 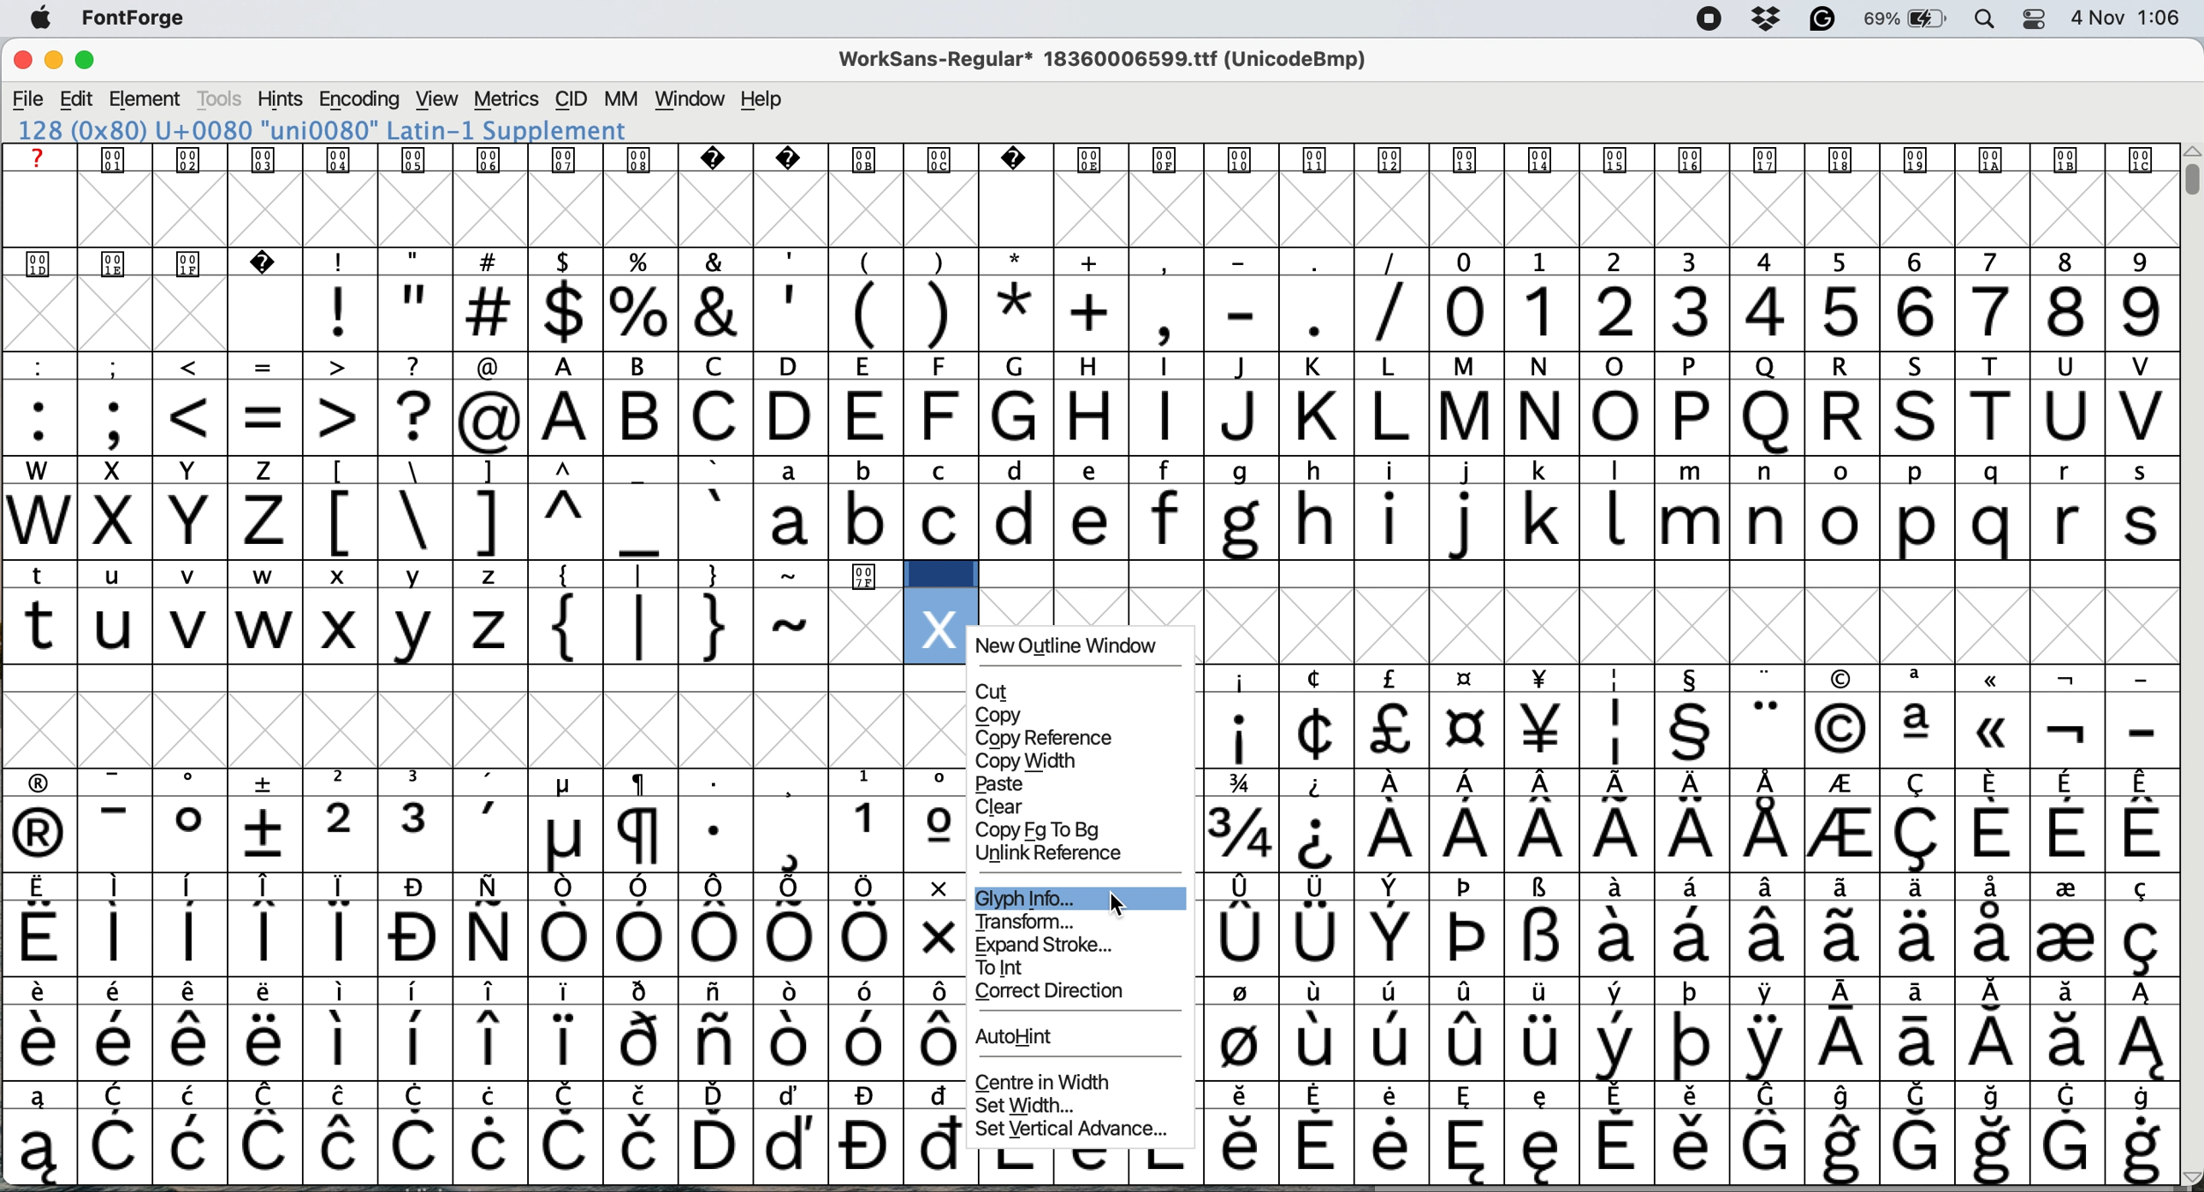 What do you see at coordinates (477, 727) in the screenshot?
I see `glyph grid` at bounding box center [477, 727].